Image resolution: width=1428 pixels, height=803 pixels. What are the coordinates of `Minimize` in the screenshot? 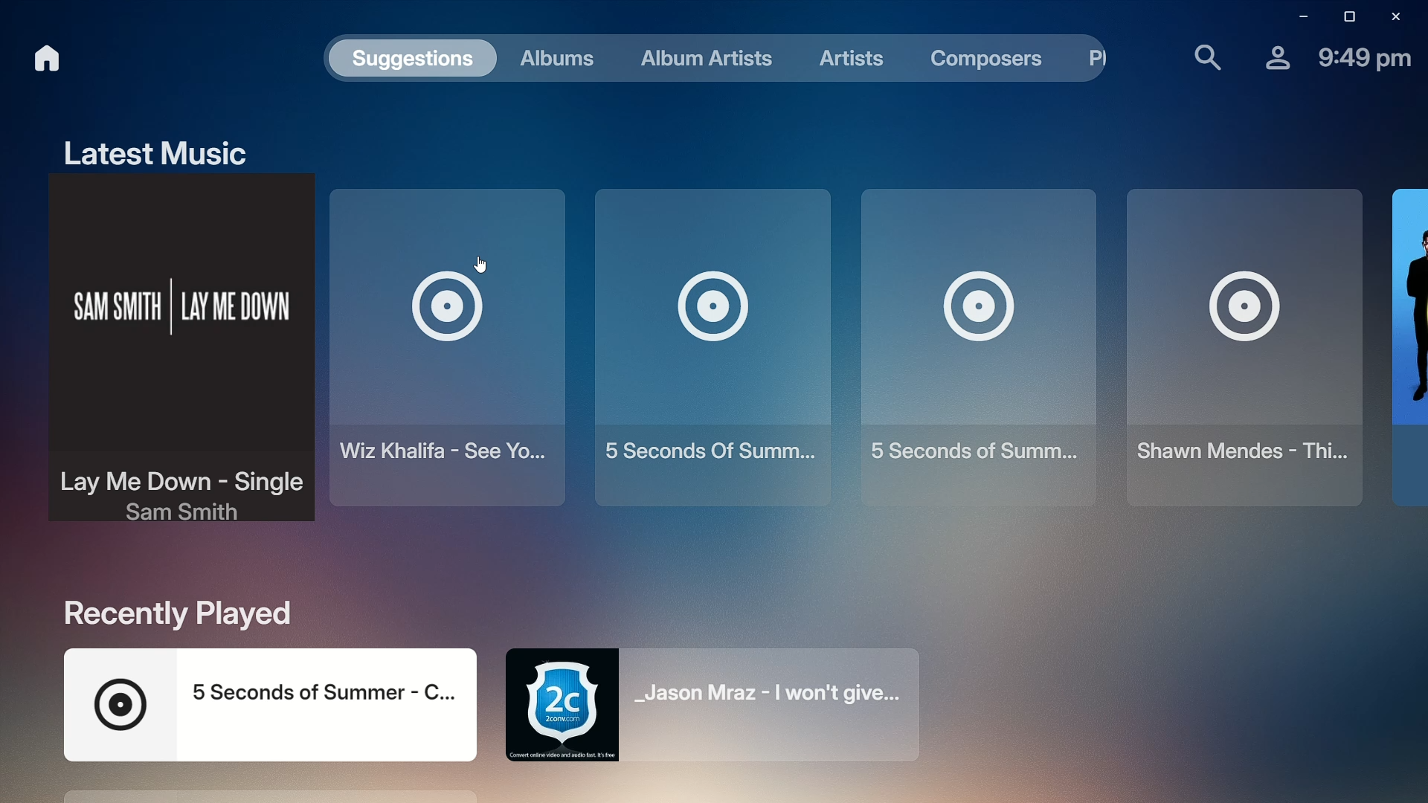 It's located at (1296, 17).